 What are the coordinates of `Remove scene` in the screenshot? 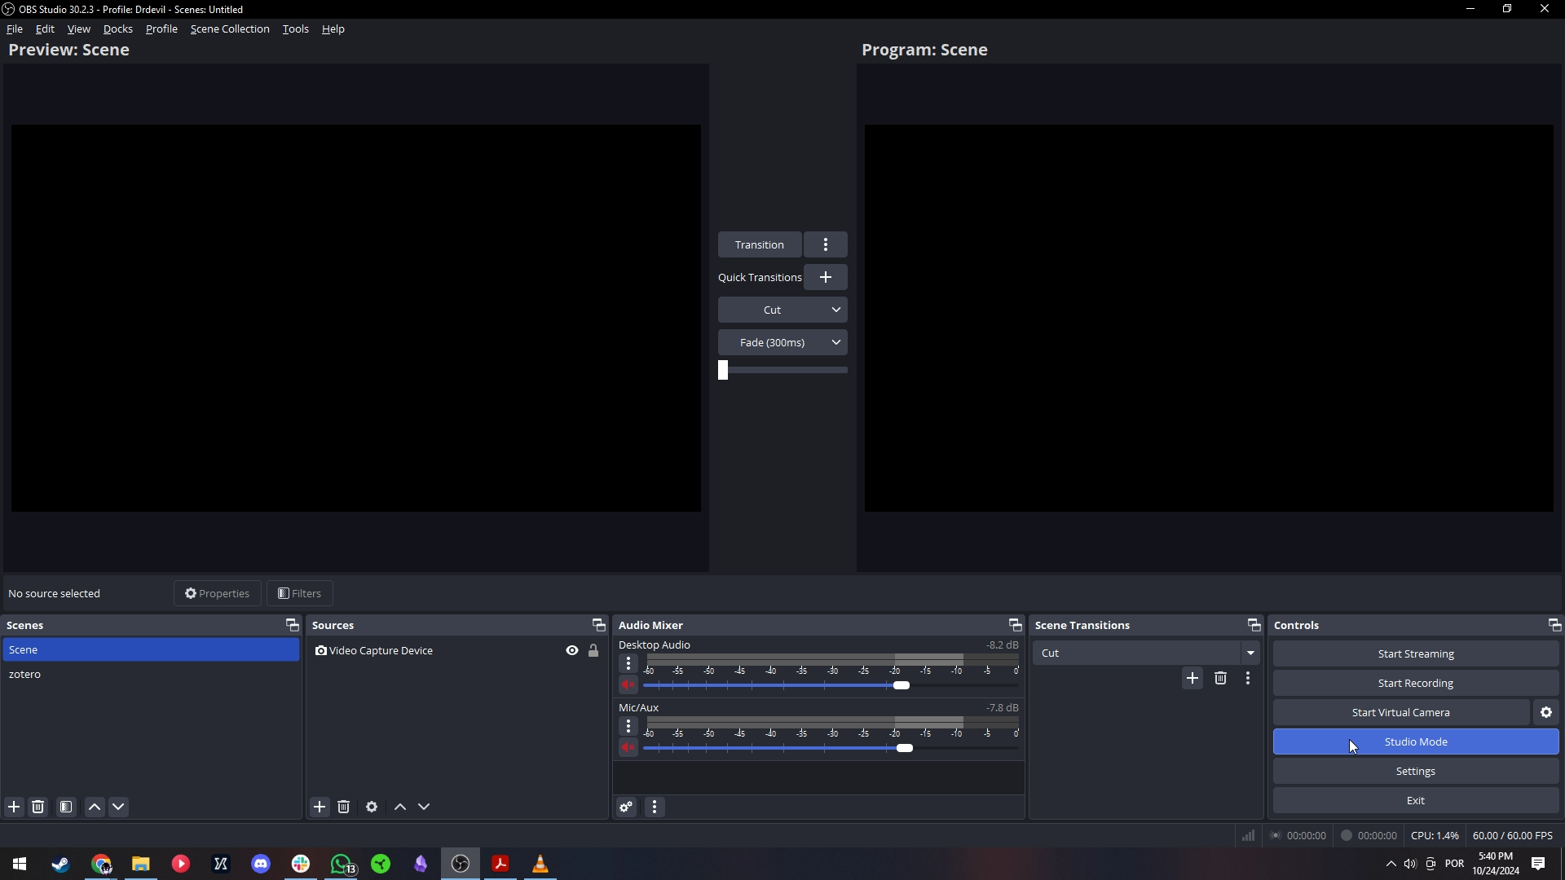 It's located at (39, 807).